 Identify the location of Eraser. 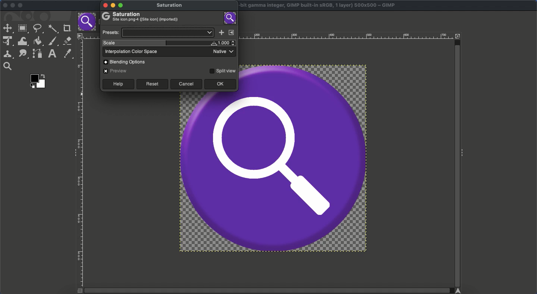
(67, 41).